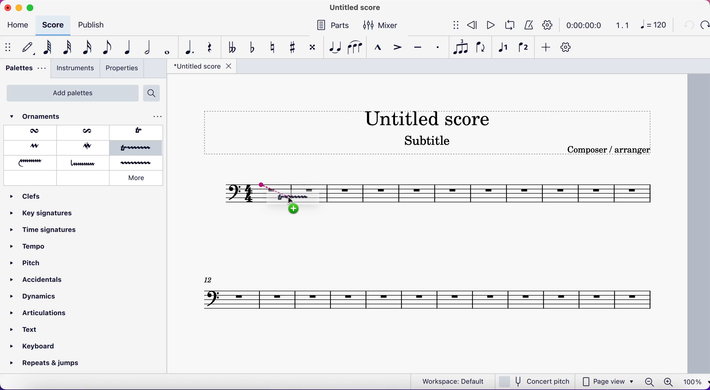 This screenshot has width=710, height=390. What do you see at coordinates (54, 24) in the screenshot?
I see `score` at bounding box center [54, 24].